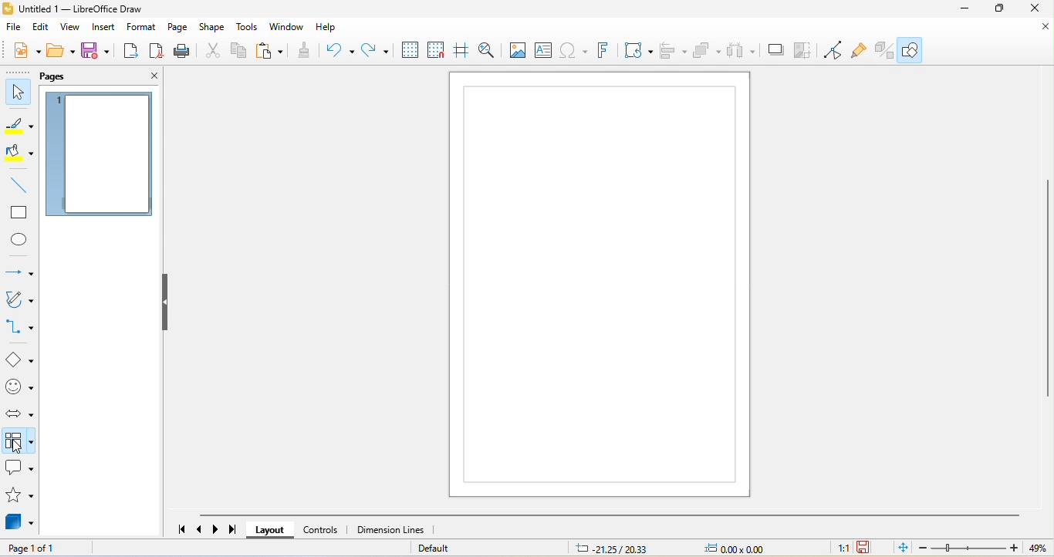 Image resolution: width=1054 pixels, height=557 pixels. Describe the element at coordinates (340, 51) in the screenshot. I see `undo` at that location.